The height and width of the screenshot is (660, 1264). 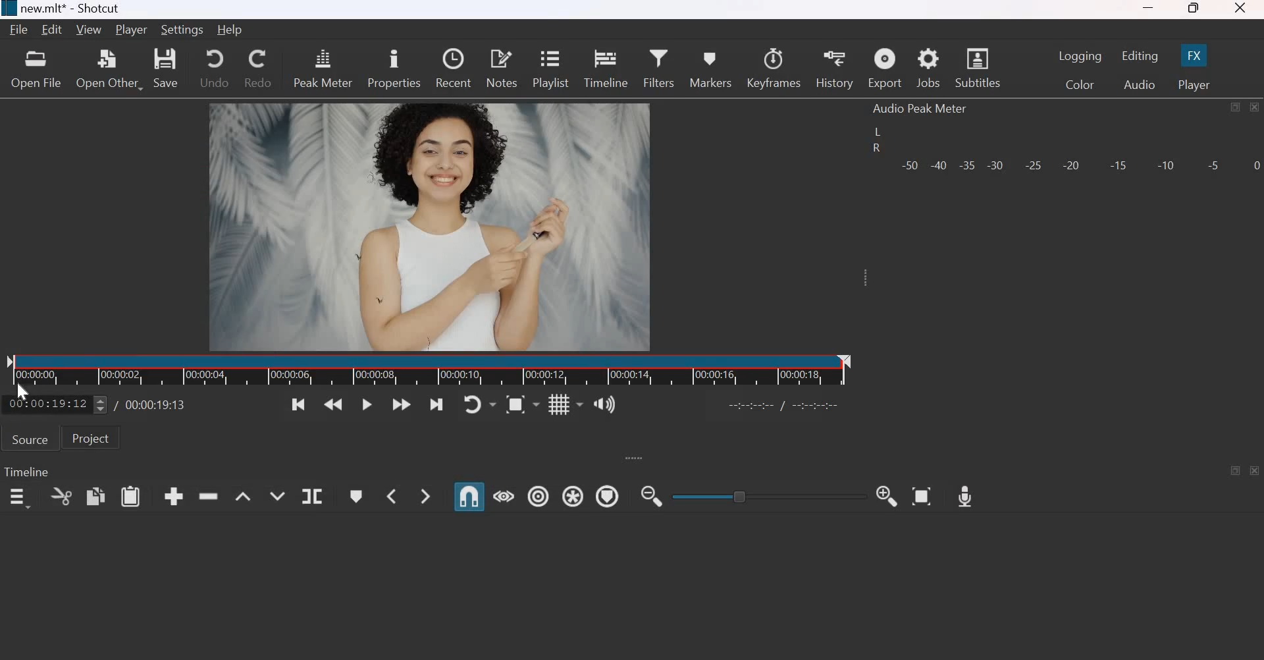 What do you see at coordinates (334, 403) in the screenshot?
I see `Play quickly backwards` at bounding box center [334, 403].